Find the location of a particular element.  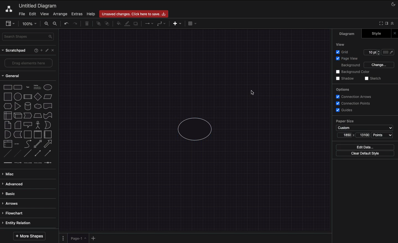

10 pt is located at coordinates (371, 52).